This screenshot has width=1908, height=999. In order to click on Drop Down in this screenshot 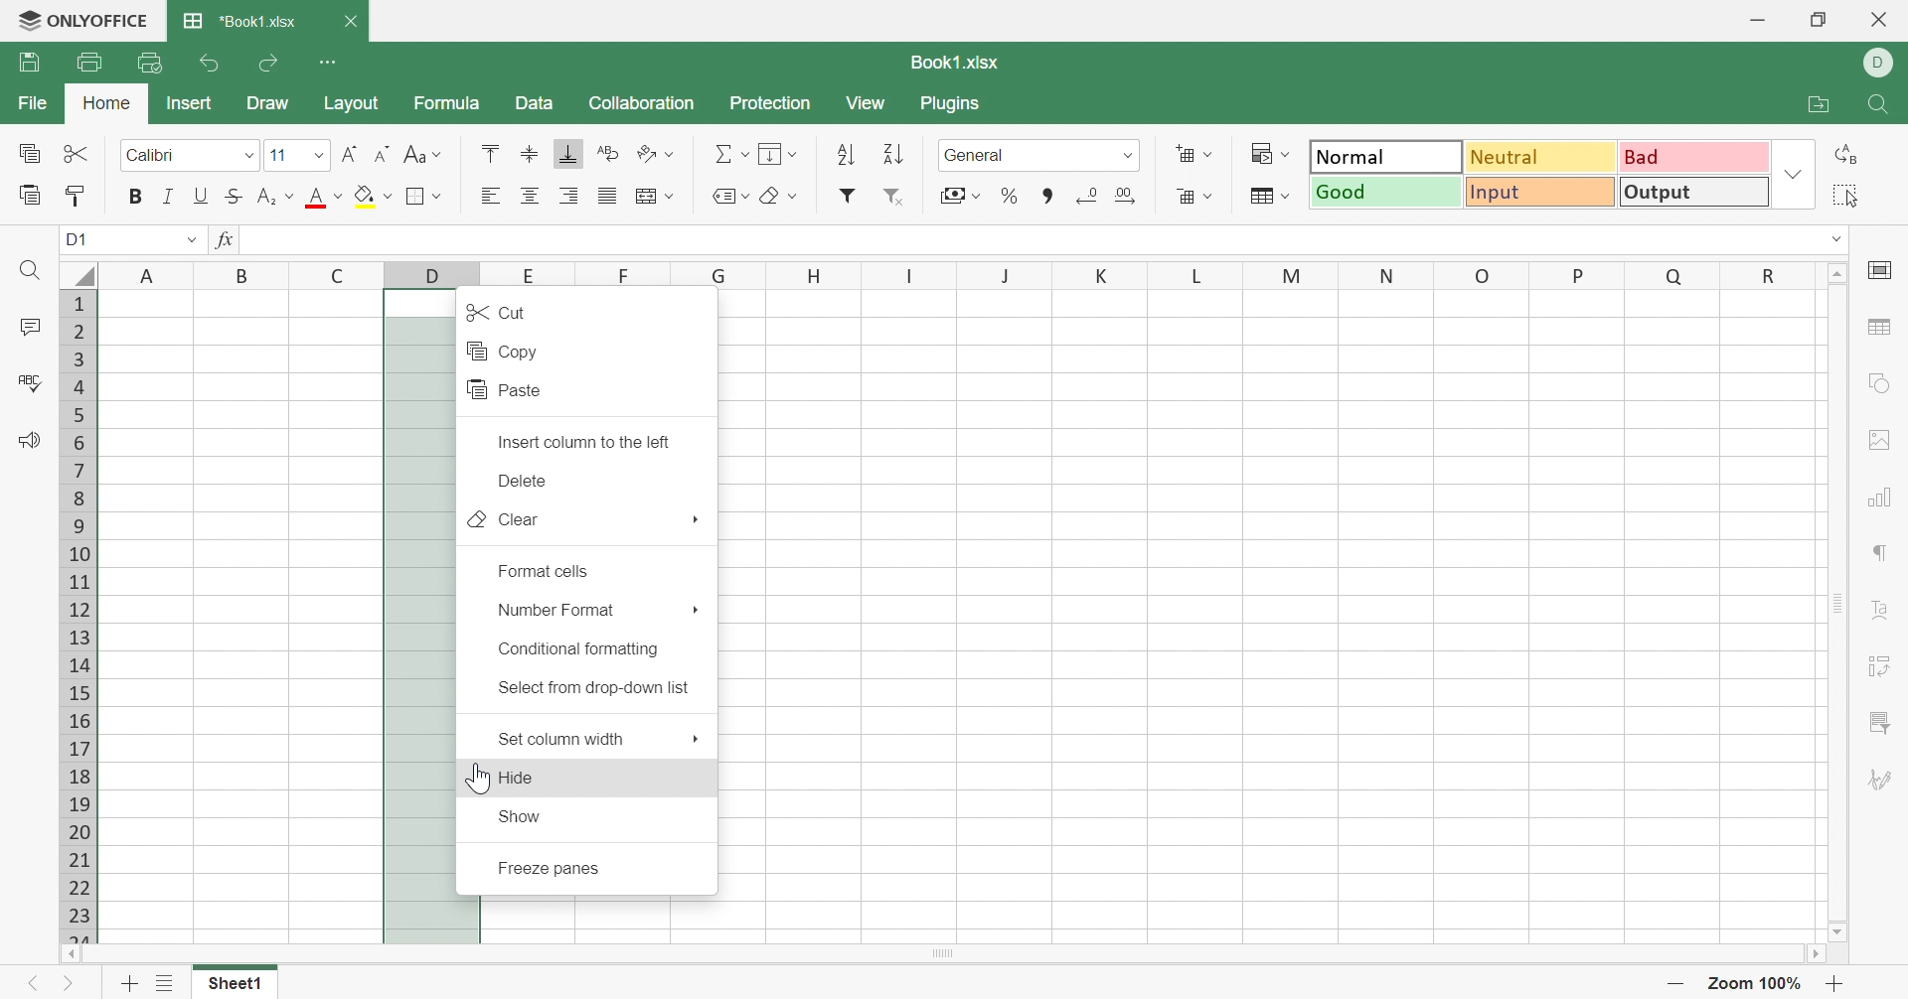, I will do `click(338, 195)`.